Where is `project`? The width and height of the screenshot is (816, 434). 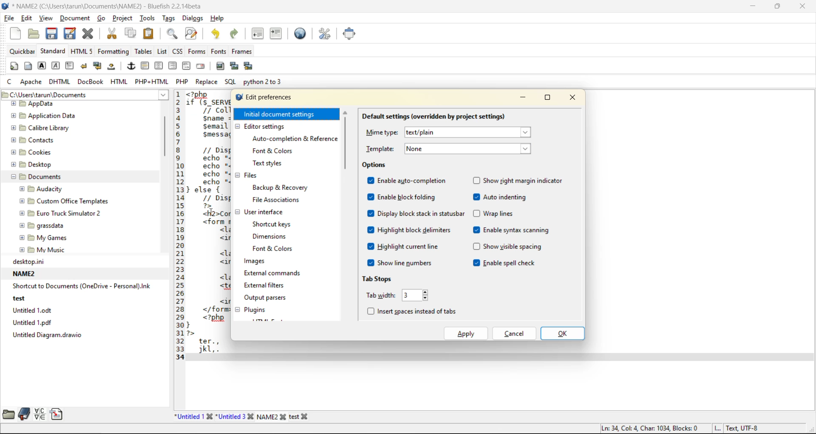
project is located at coordinates (122, 19).